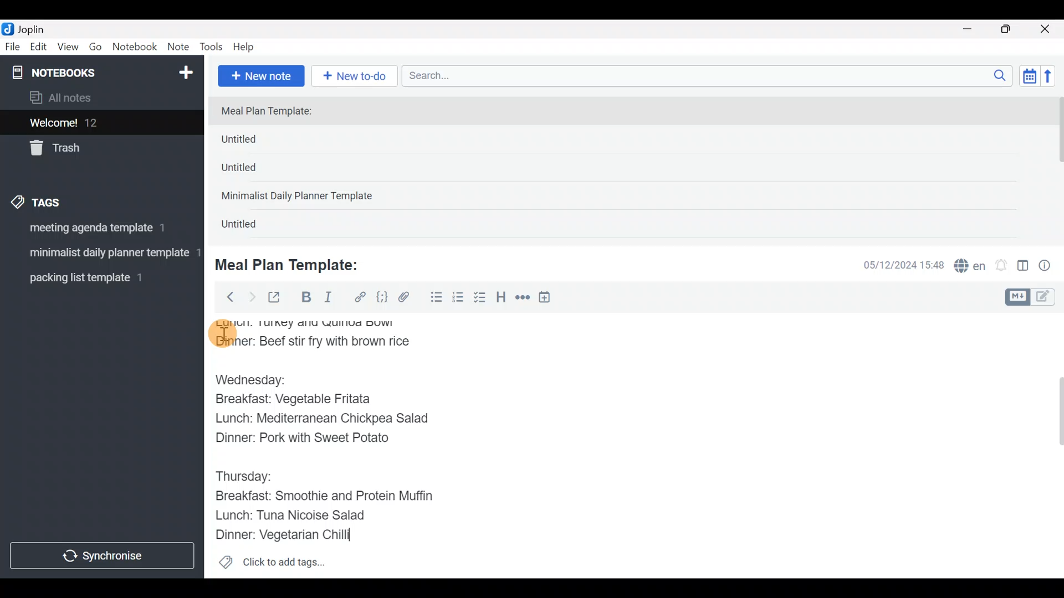  Describe the element at coordinates (1024, 267) in the screenshot. I see `Toggle editor layout` at that location.